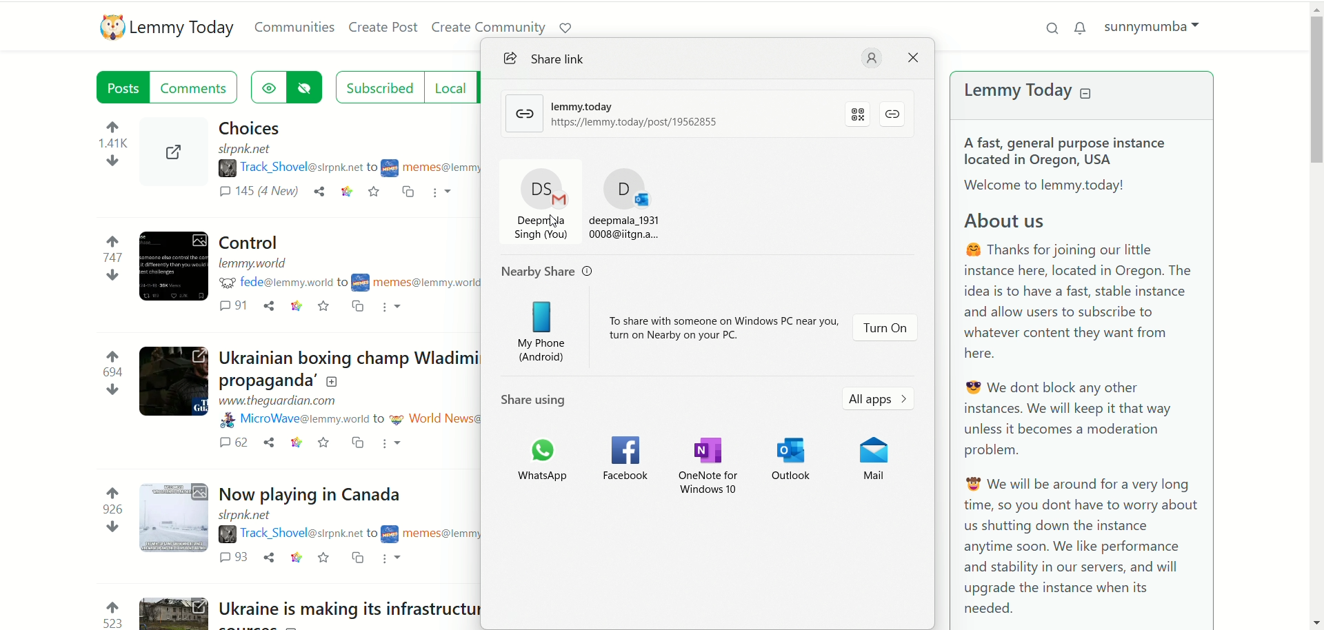 The width and height of the screenshot is (1324, 630). What do you see at coordinates (432, 167) in the screenshot?
I see `community` at bounding box center [432, 167].